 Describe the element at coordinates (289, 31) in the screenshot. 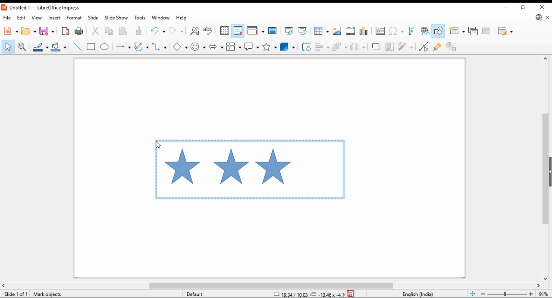

I see `start from first slide` at that location.